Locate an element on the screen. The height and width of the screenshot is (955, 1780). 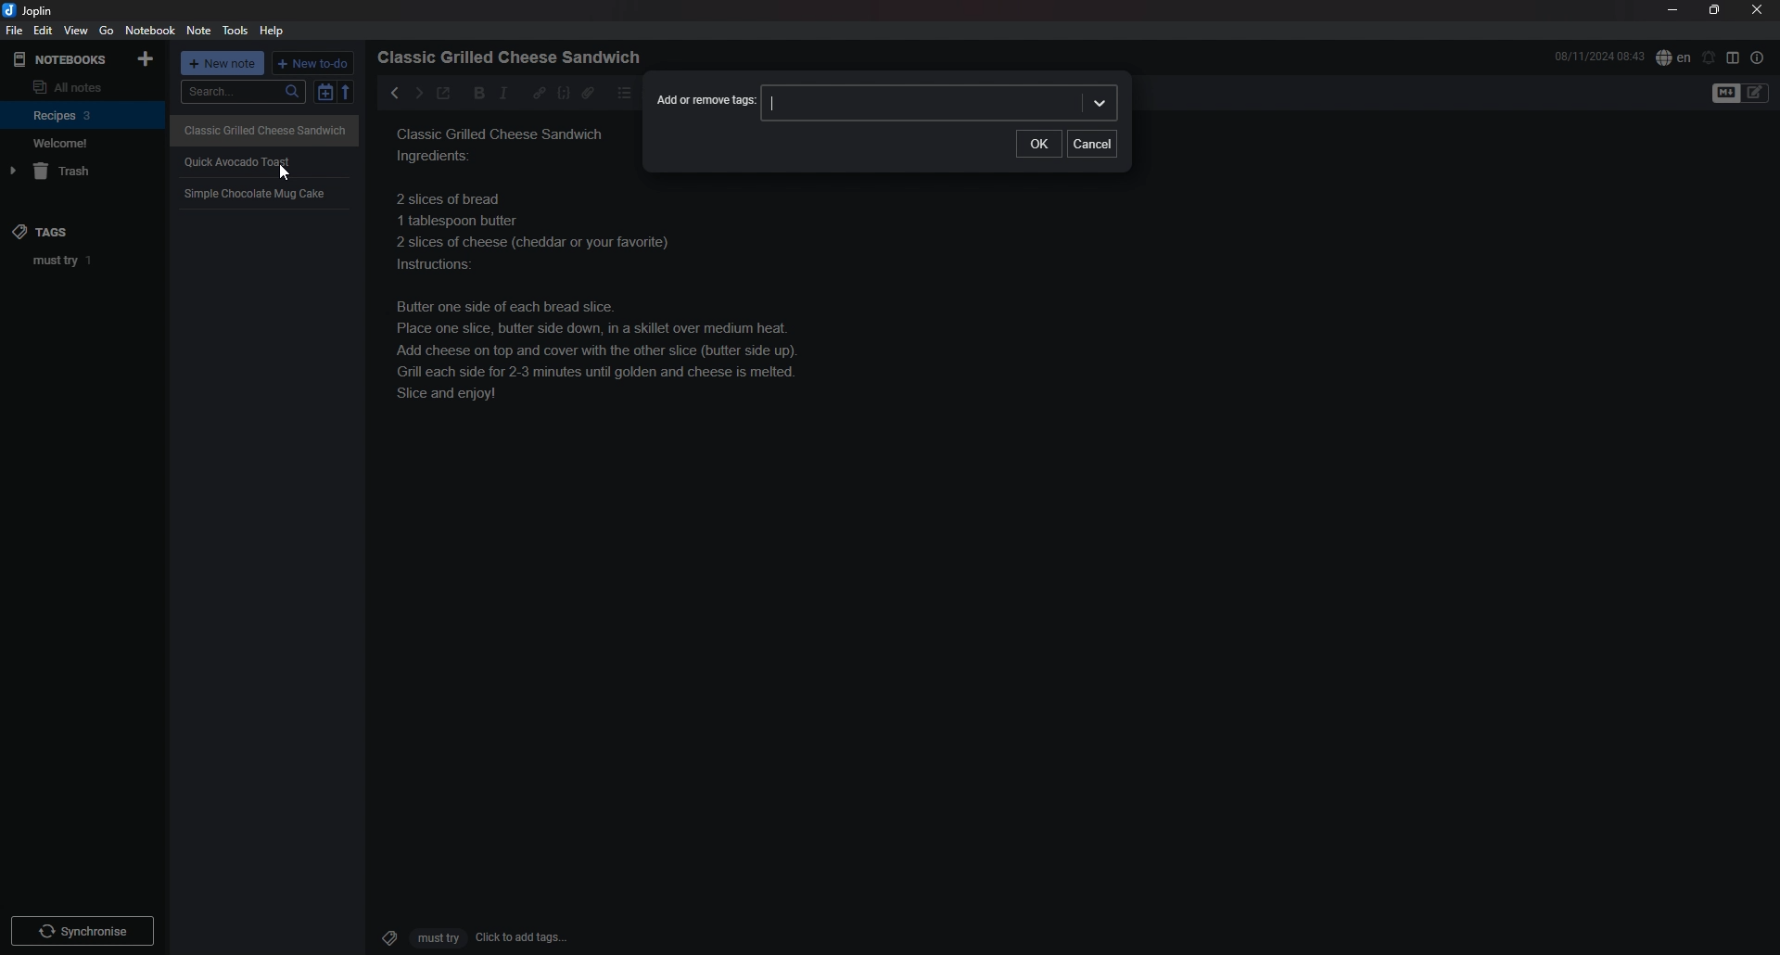
italic is located at coordinates (503, 93).